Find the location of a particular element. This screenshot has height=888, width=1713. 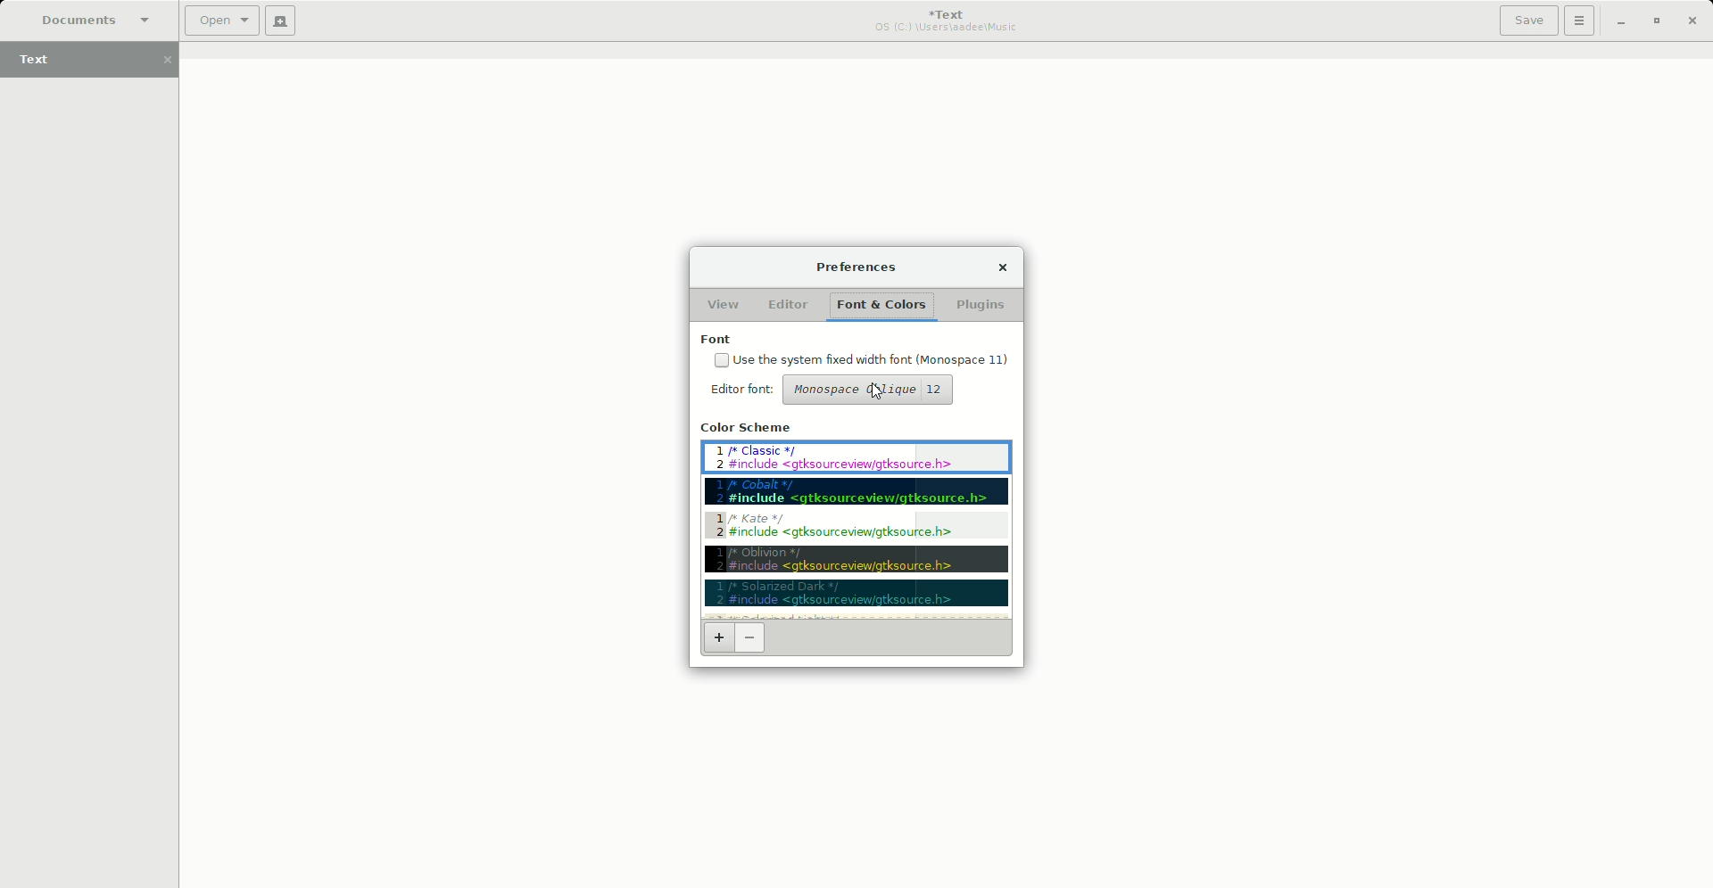

Font is located at coordinates (717, 340).